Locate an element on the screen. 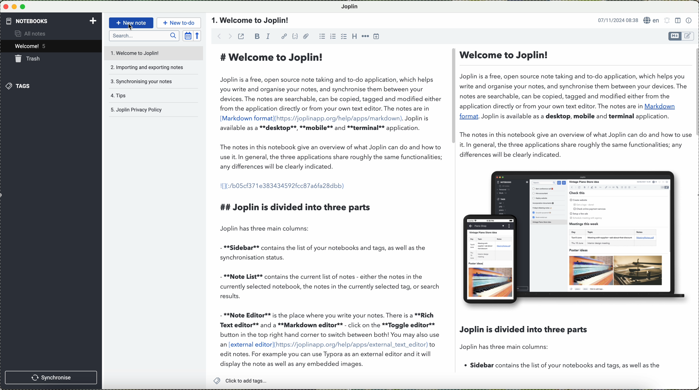 The image size is (699, 390). hyperlink is located at coordinates (284, 36).